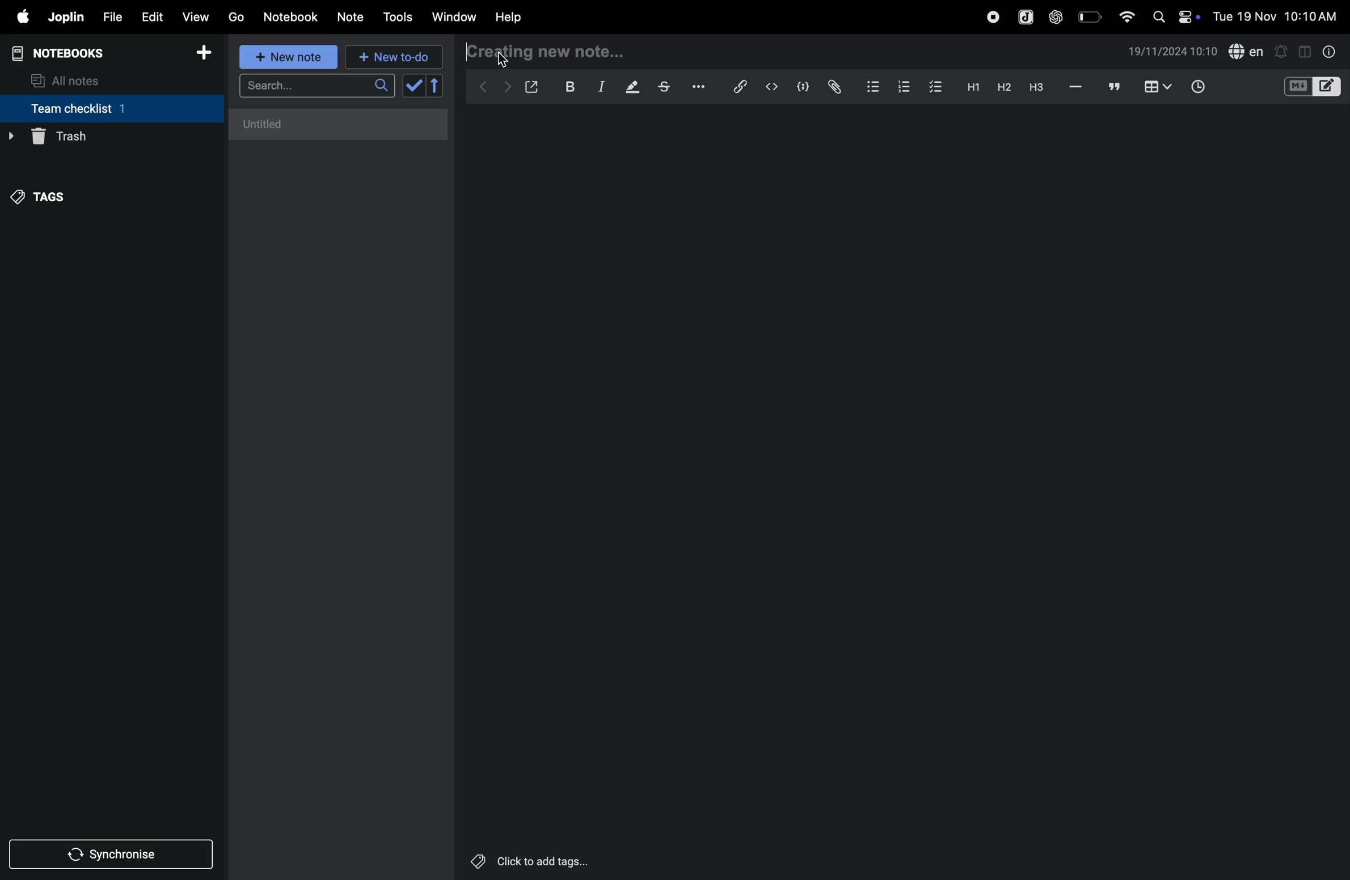 This screenshot has height=880, width=1350. What do you see at coordinates (107, 137) in the screenshot?
I see `trash` at bounding box center [107, 137].